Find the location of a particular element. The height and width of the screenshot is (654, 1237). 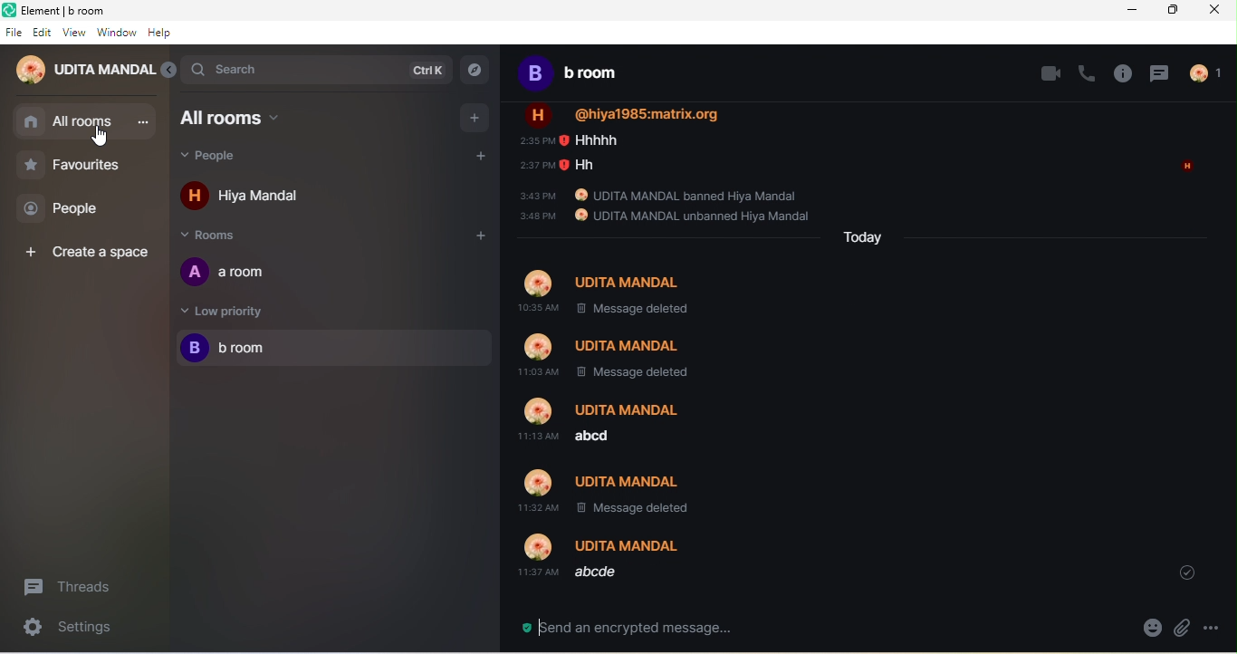

b room is located at coordinates (587, 75).